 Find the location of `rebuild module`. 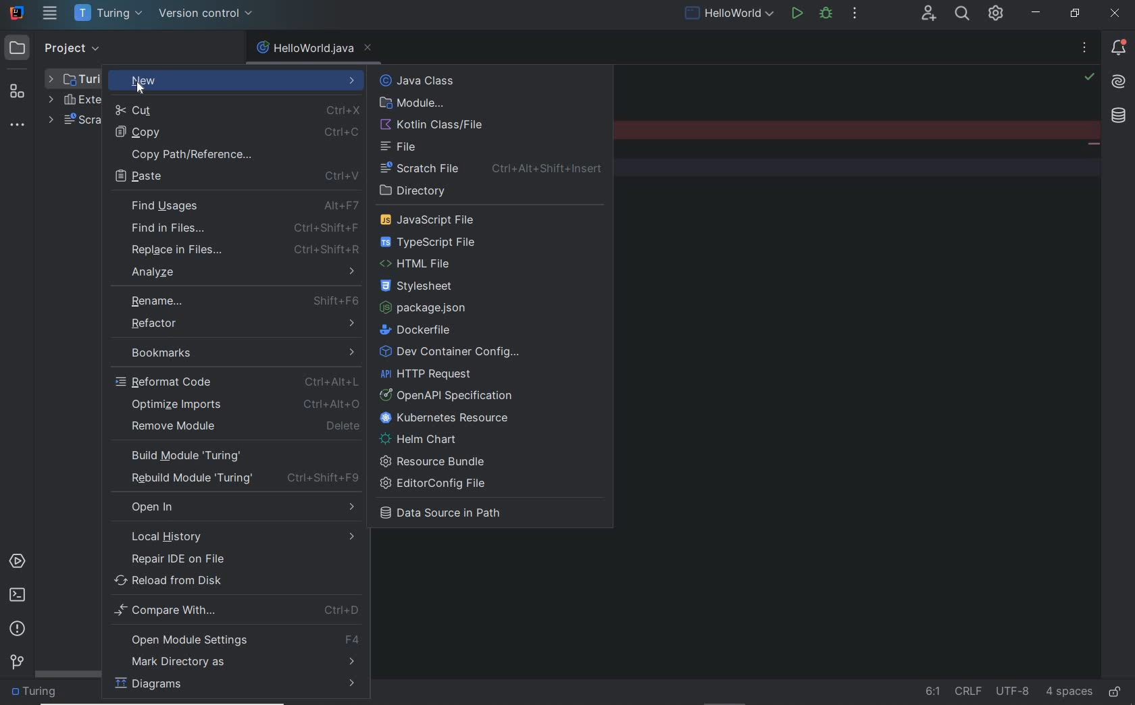

rebuild module is located at coordinates (238, 478).